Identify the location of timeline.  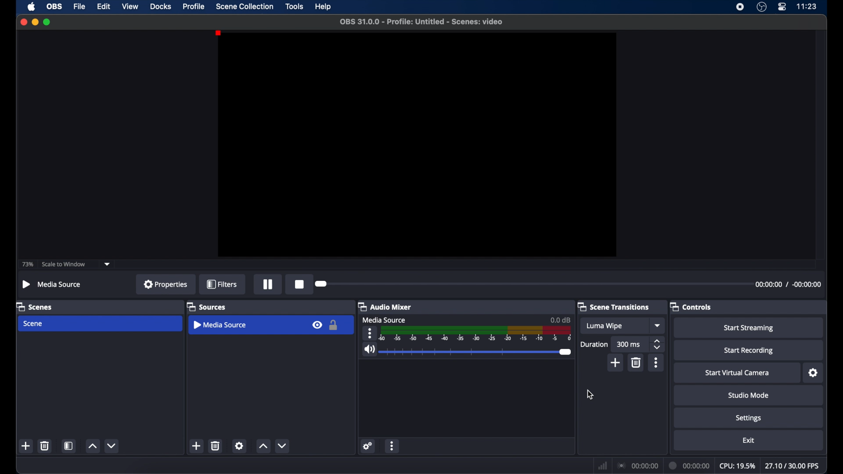
(477, 334).